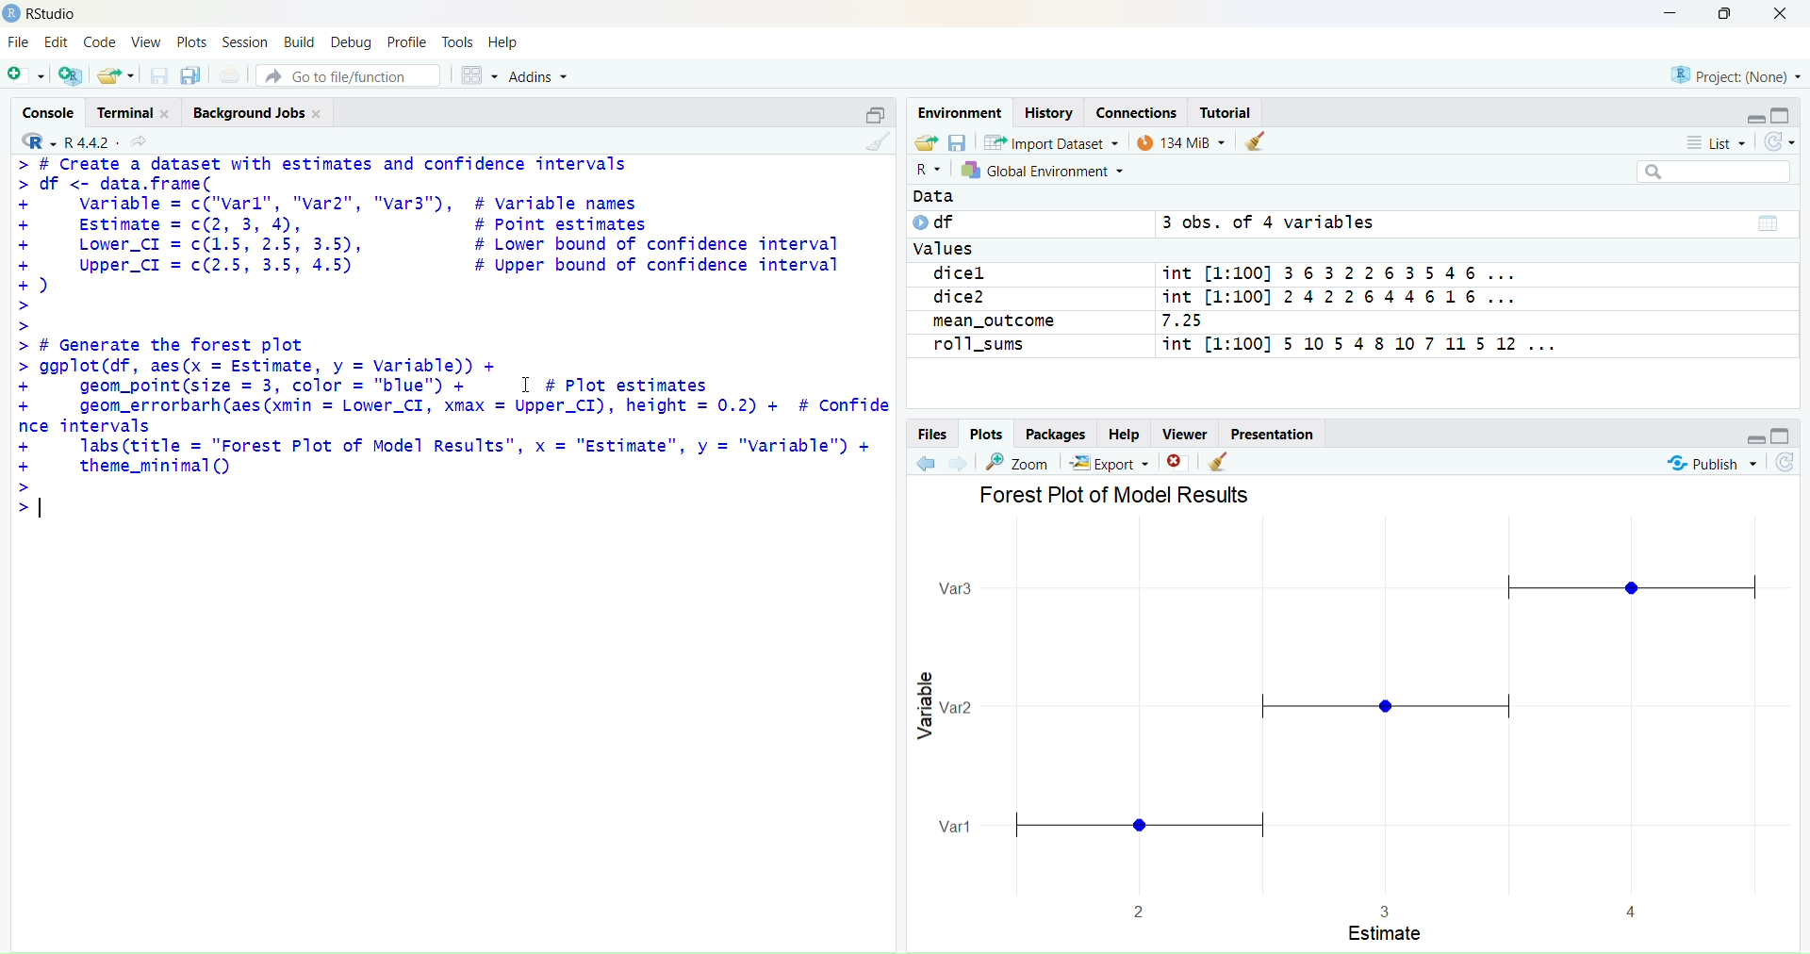 The image size is (1810, 954). What do you see at coordinates (925, 463) in the screenshot?
I see `back` at bounding box center [925, 463].